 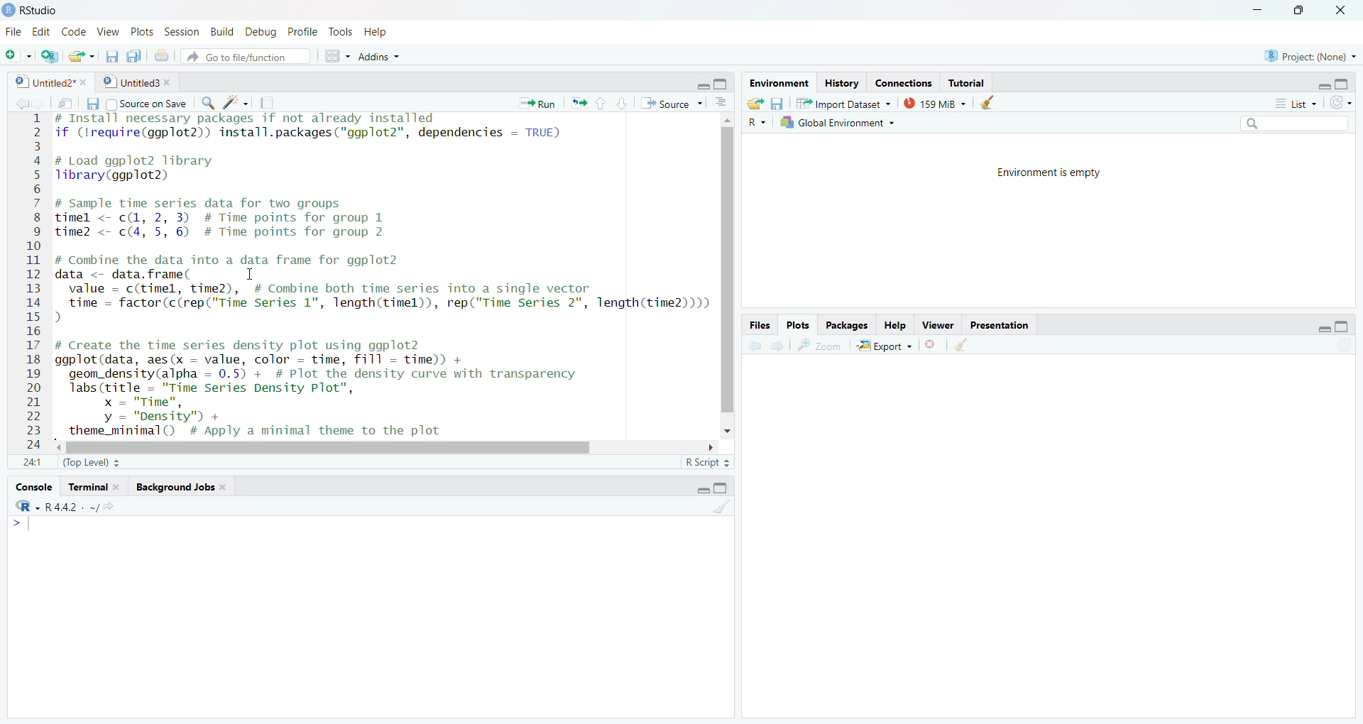 What do you see at coordinates (843, 83) in the screenshot?
I see `History` at bounding box center [843, 83].